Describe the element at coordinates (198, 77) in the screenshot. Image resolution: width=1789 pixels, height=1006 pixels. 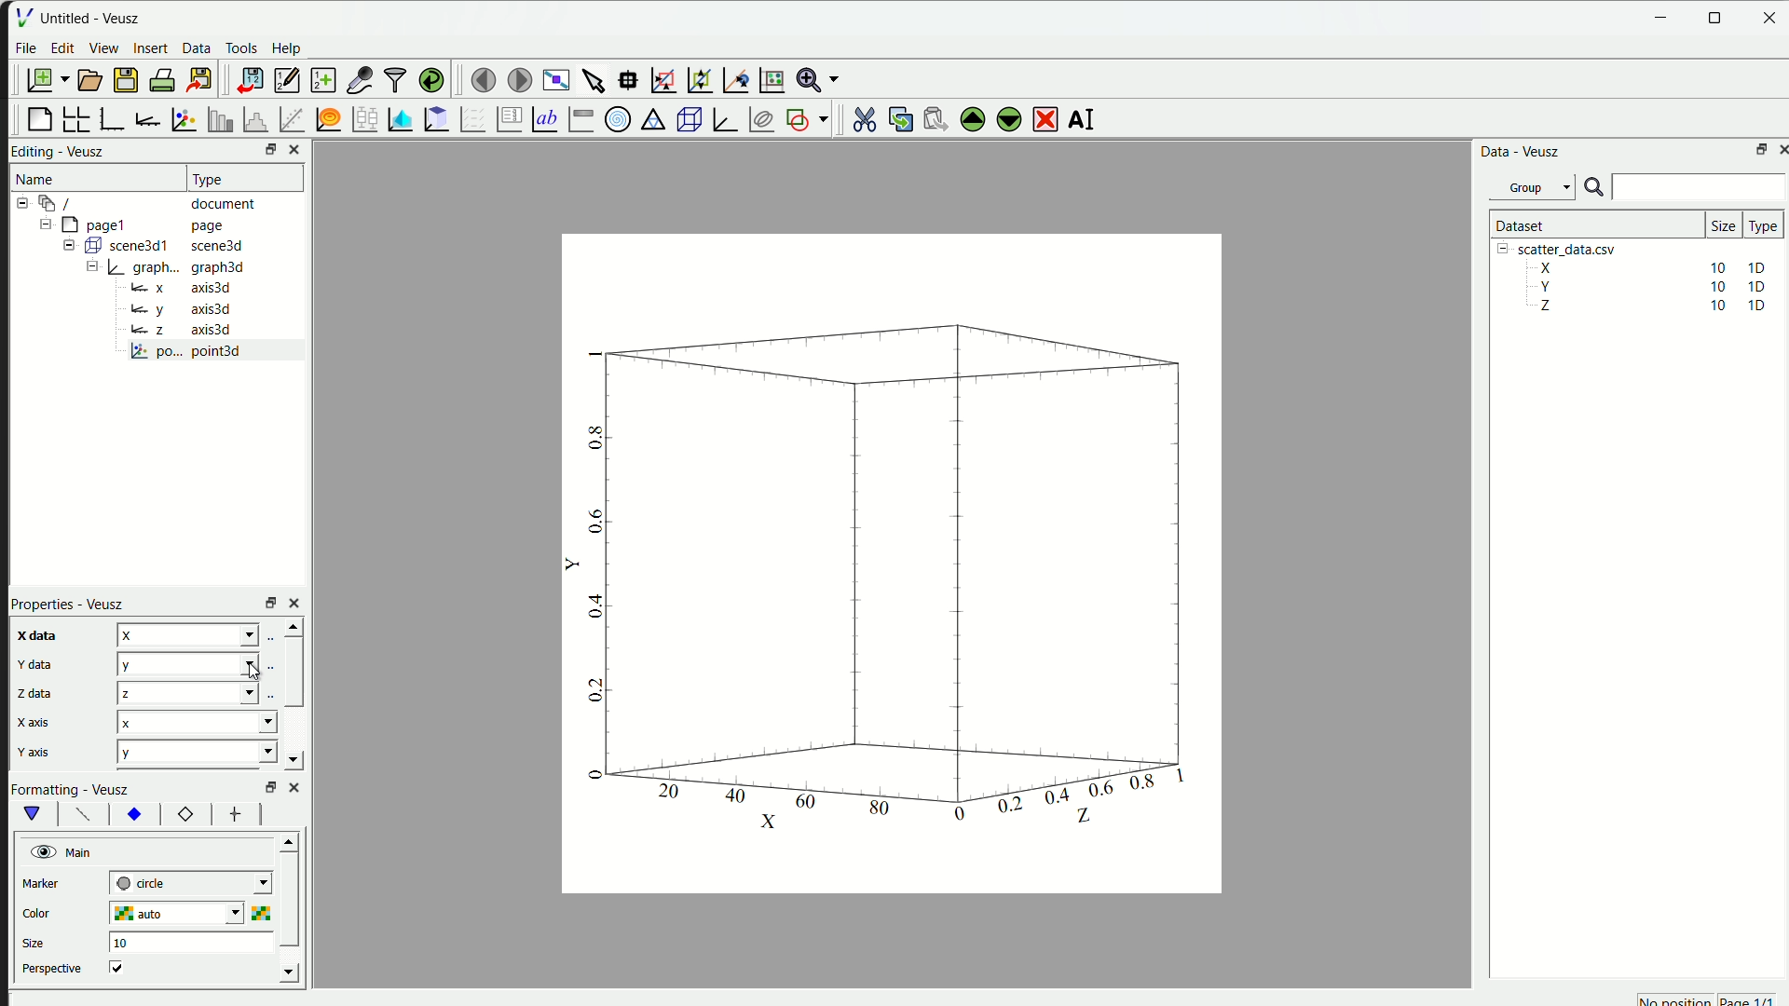
I see `export to graphics format` at that location.